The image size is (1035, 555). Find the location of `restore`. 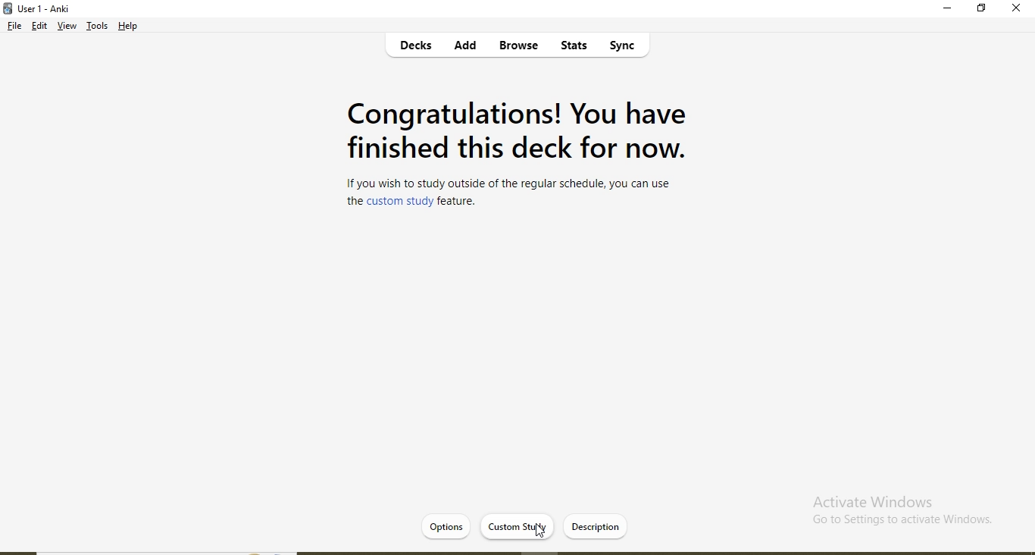

restore is located at coordinates (981, 10).